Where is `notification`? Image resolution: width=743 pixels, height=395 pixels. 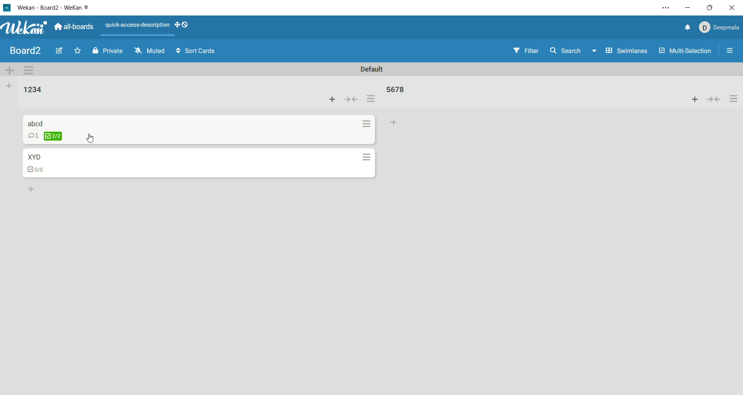
notification is located at coordinates (685, 29).